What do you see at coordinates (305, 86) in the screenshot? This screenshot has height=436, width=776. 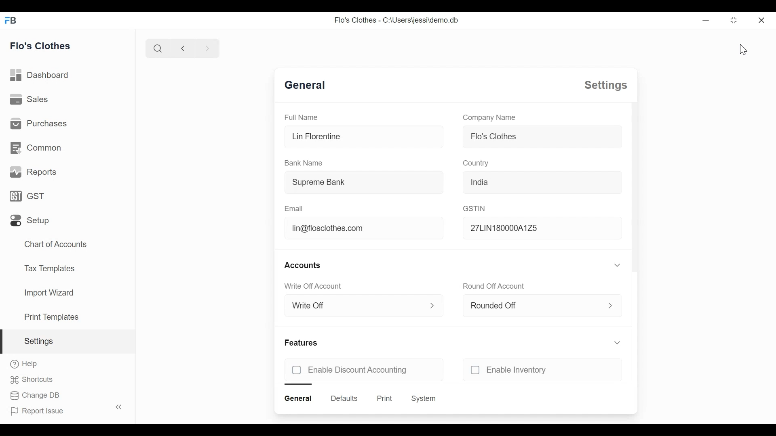 I see `General` at bounding box center [305, 86].